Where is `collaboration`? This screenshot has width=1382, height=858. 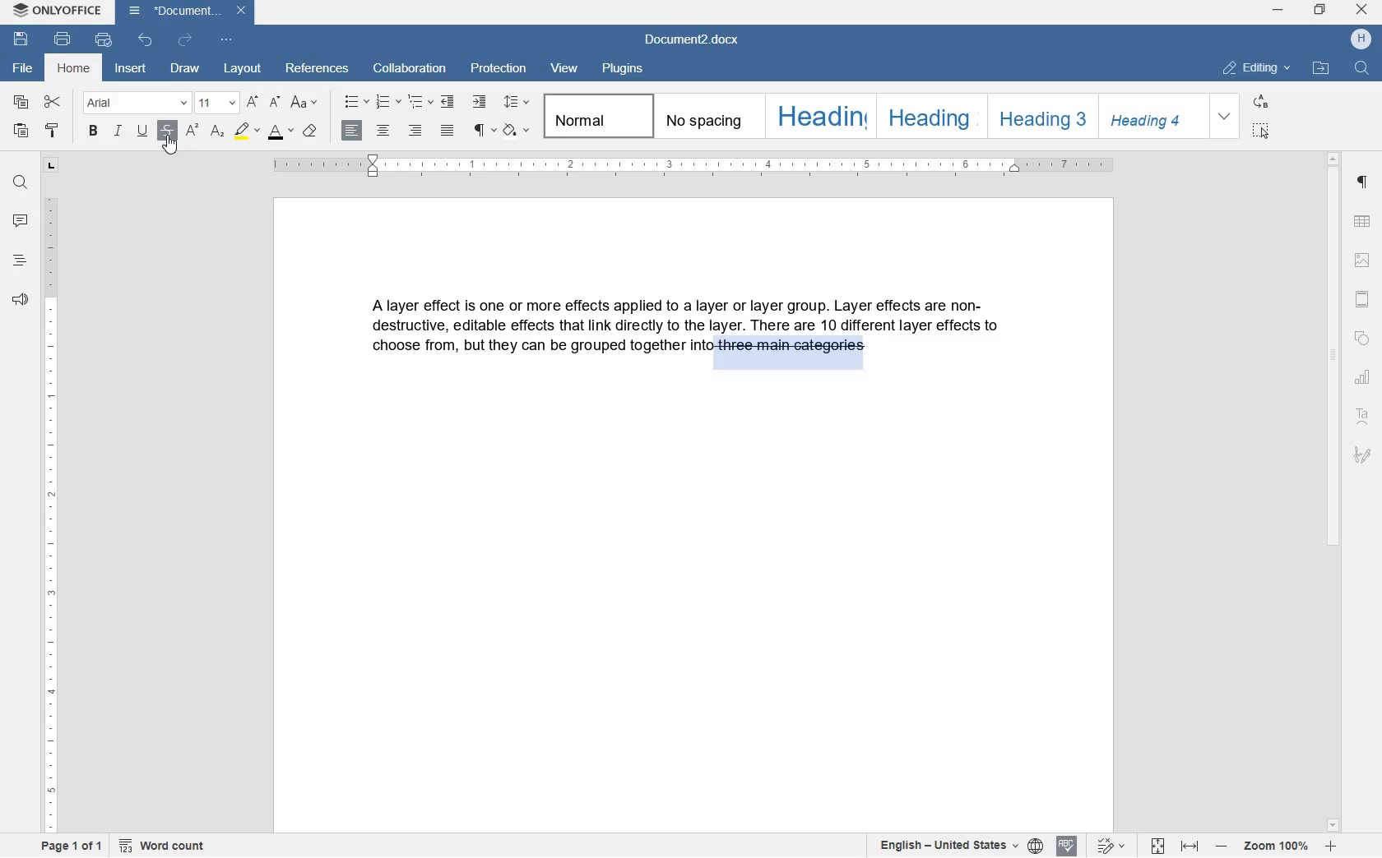 collaboration is located at coordinates (410, 69).